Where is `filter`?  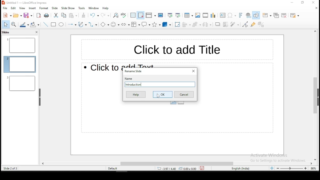 filter is located at coordinates (233, 23).